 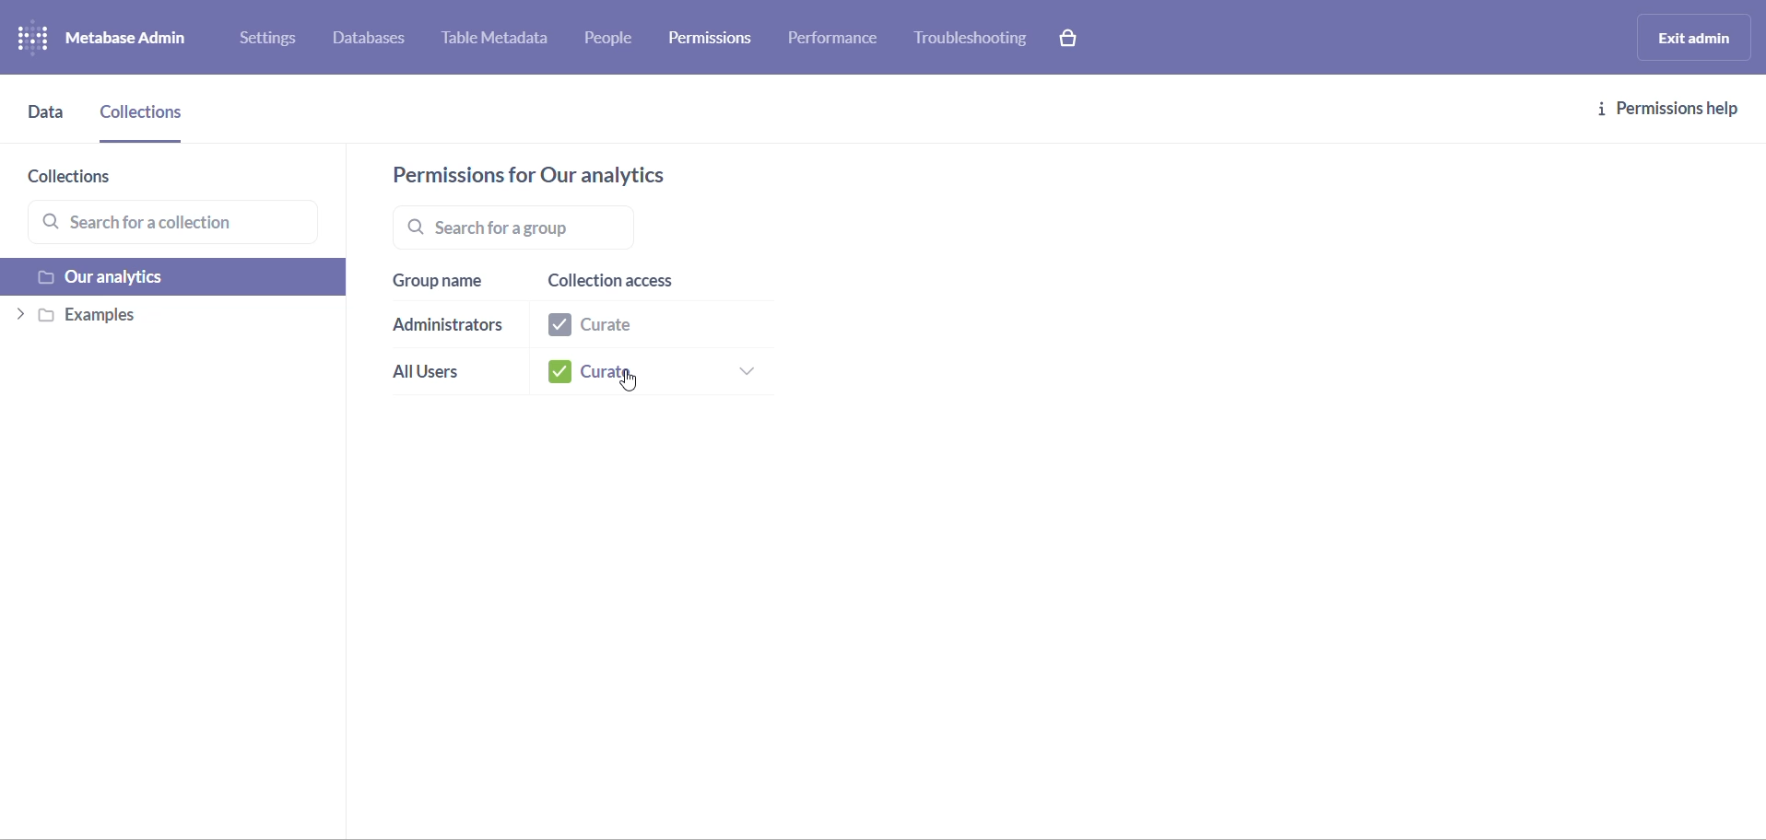 I want to click on performance, so click(x=836, y=42).